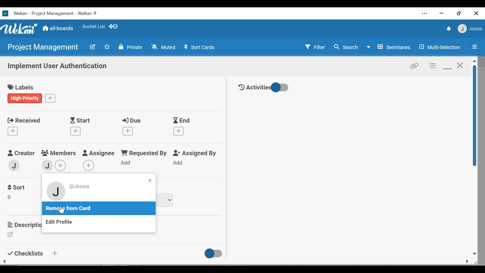 This screenshot has height=273, width=485. I want to click on minimize, so click(442, 13).